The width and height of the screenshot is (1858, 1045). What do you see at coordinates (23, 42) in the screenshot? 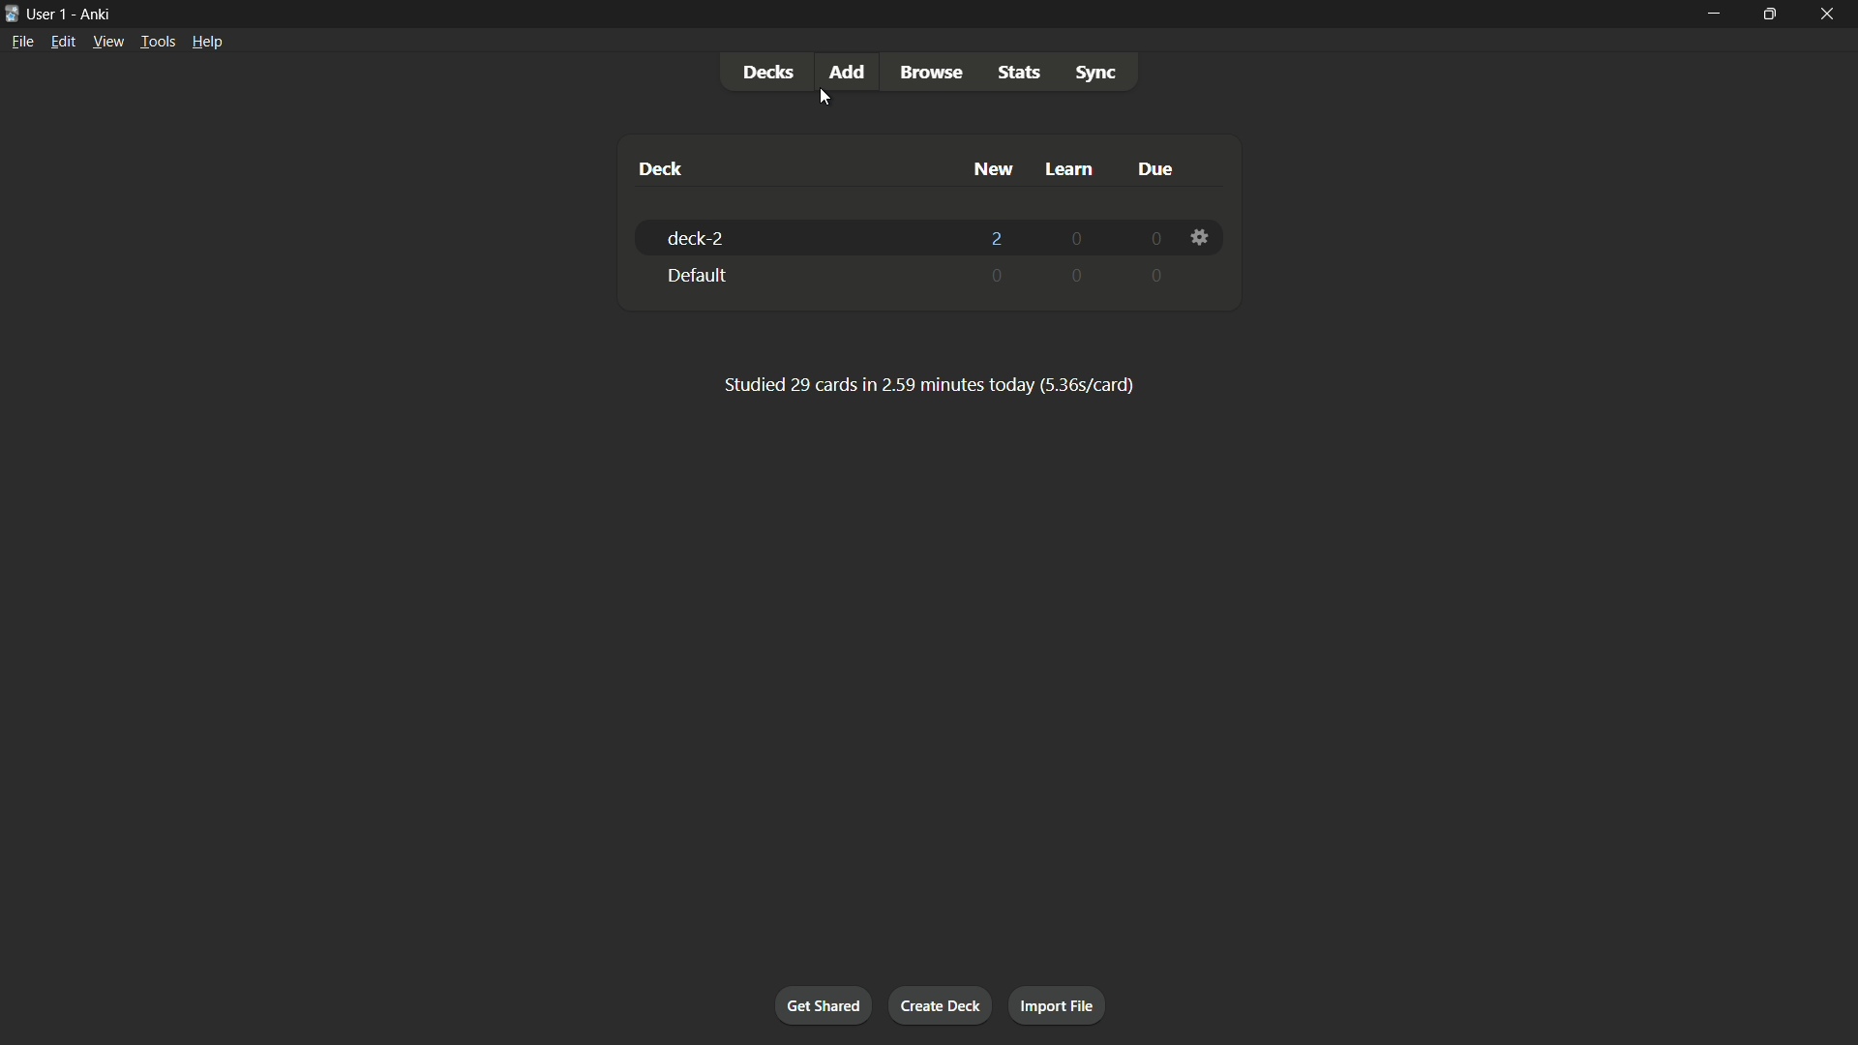
I see `file menu` at bounding box center [23, 42].